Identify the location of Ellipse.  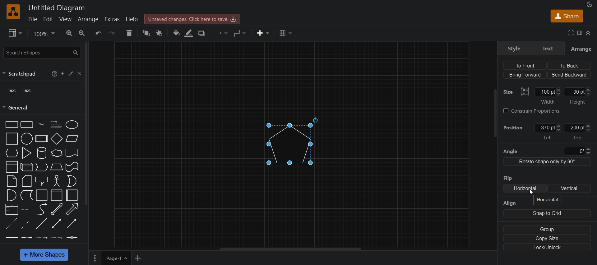
(72, 125).